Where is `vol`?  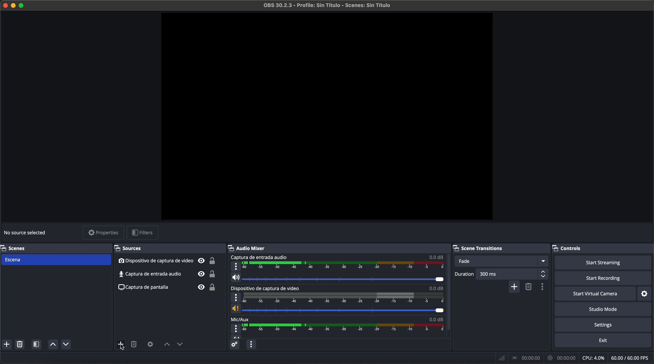
vol is located at coordinates (337, 309).